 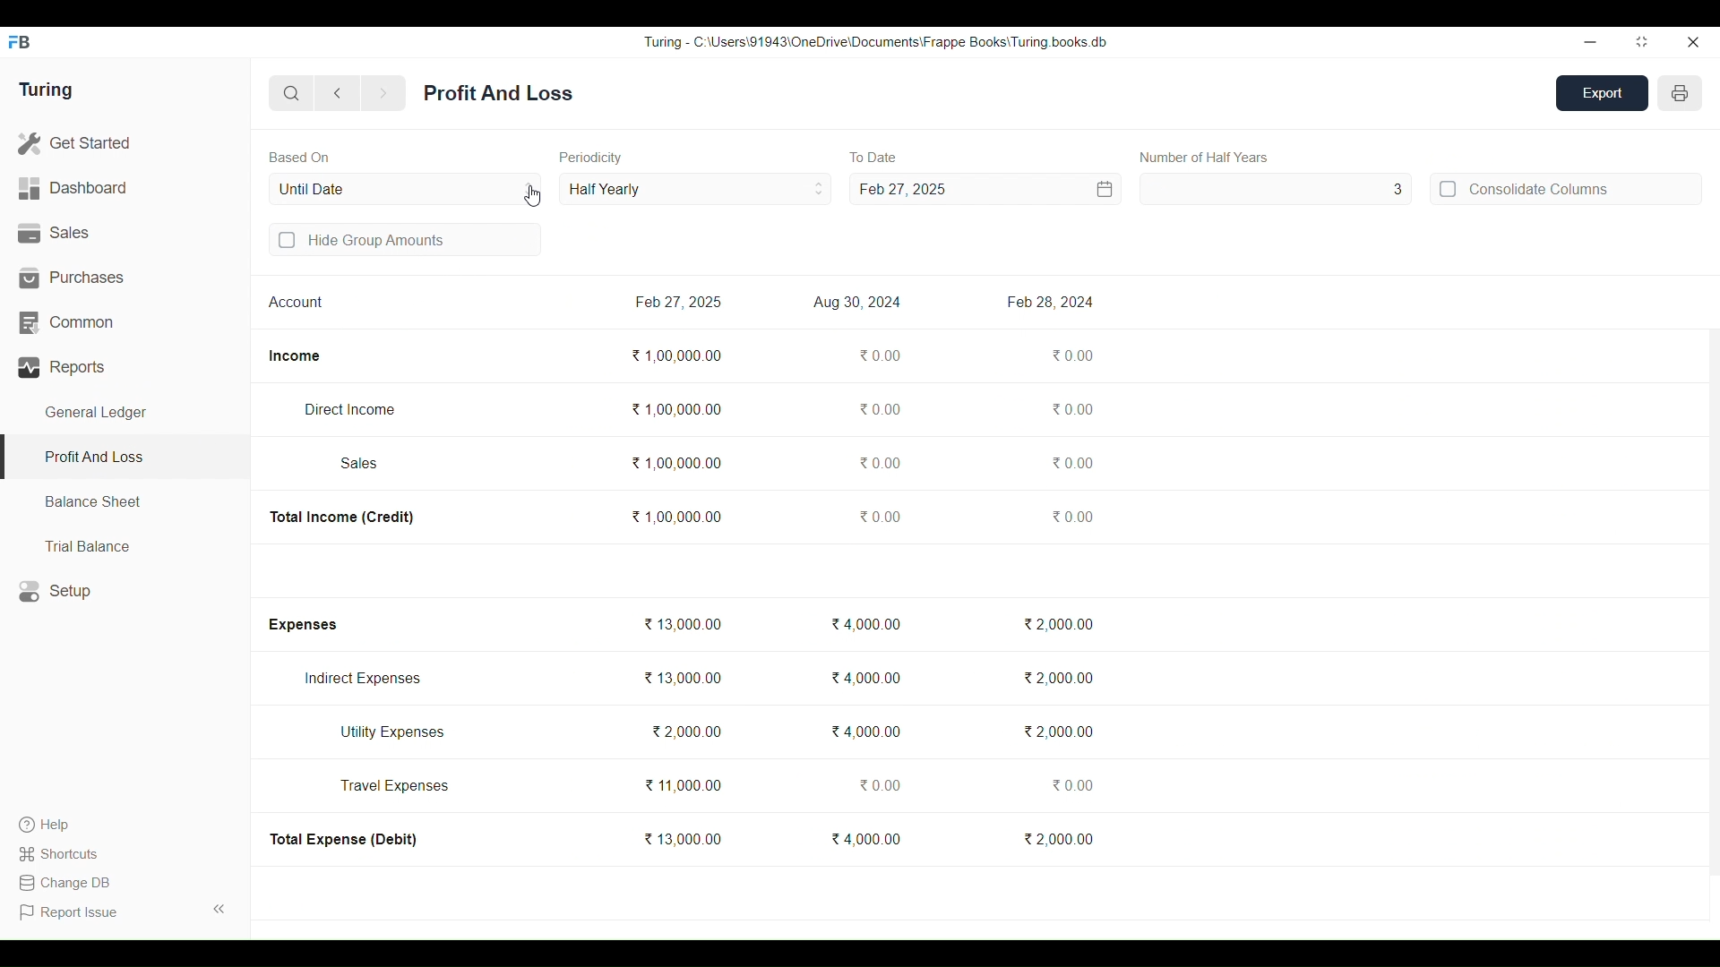 What do you see at coordinates (394, 732) in the screenshot?
I see `Utility Expenses` at bounding box center [394, 732].